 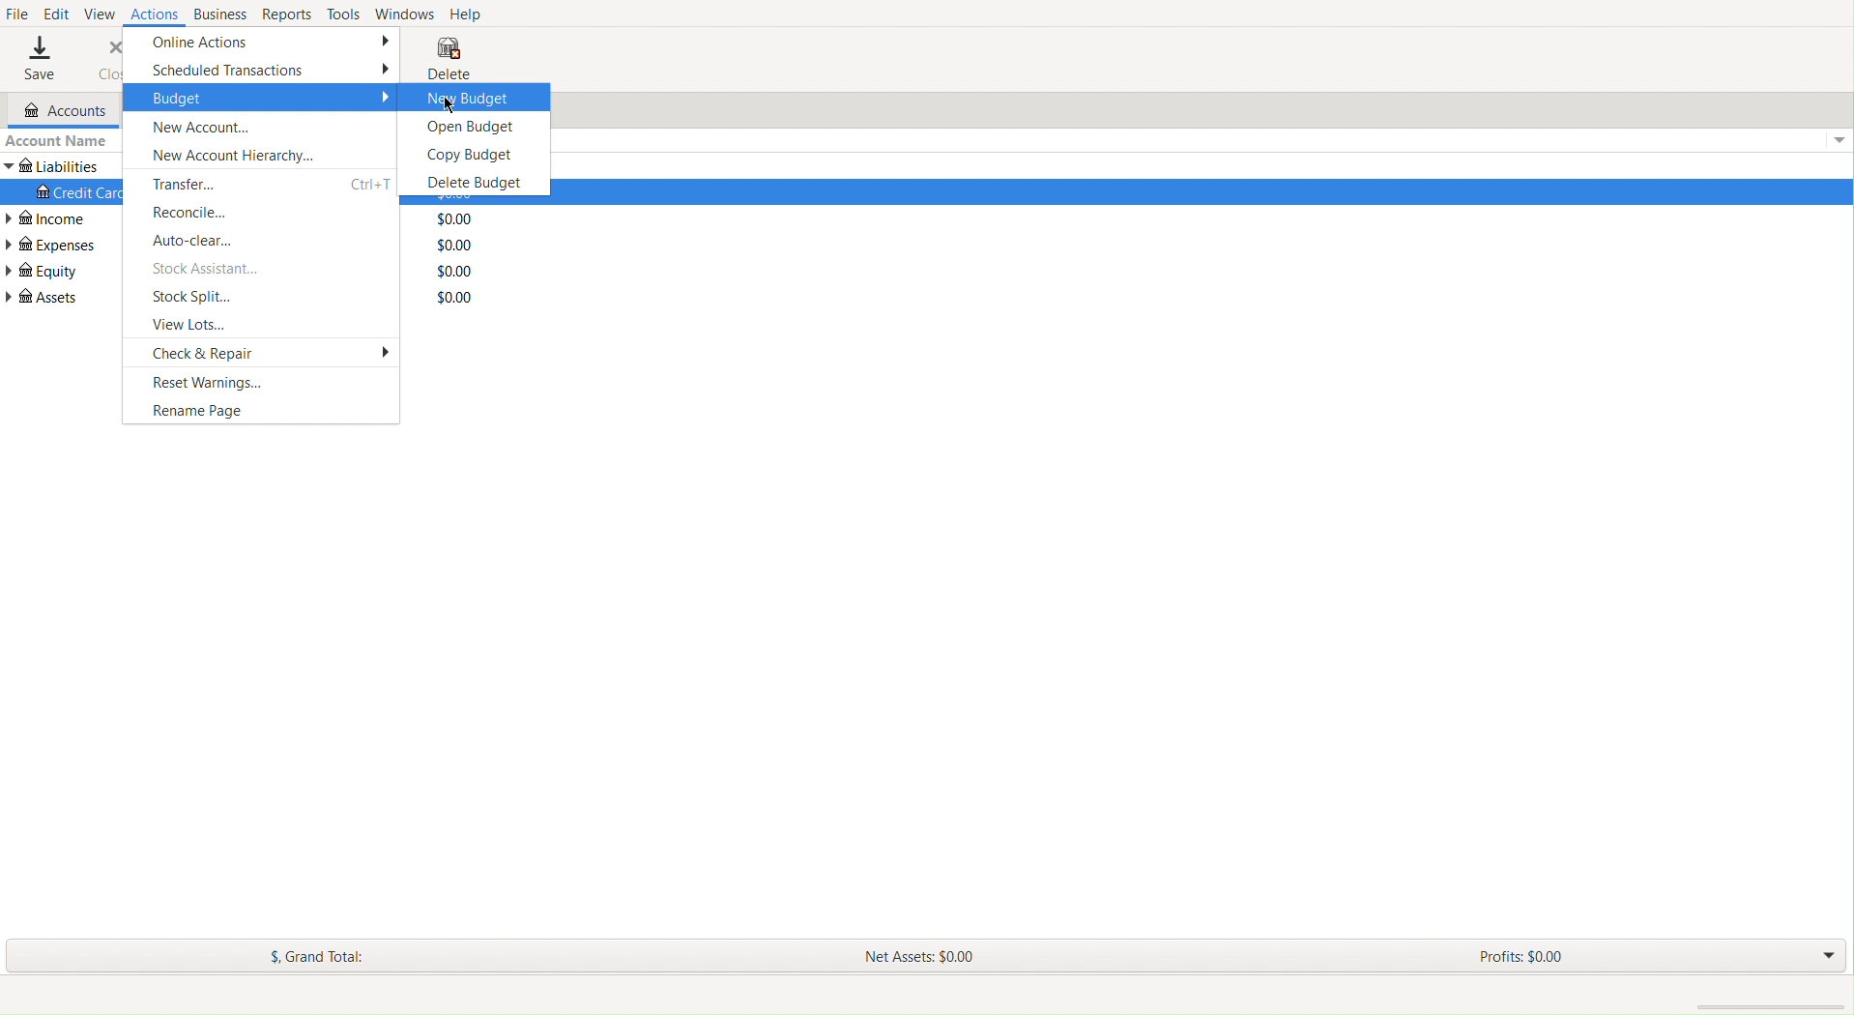 I want to click on View Lots, so click(x=194, y=325).